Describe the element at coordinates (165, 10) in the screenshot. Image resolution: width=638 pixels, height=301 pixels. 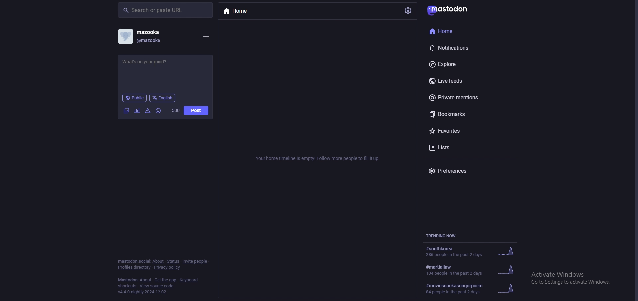
I see `search bar` at that location.